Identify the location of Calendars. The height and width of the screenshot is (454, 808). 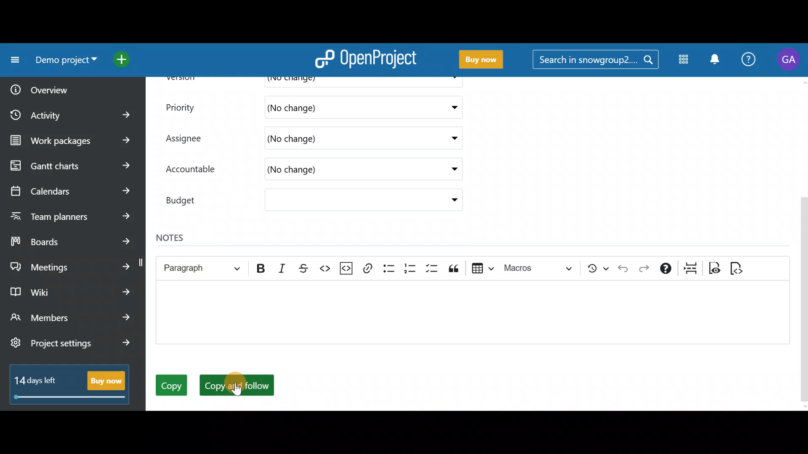
(70, 187).